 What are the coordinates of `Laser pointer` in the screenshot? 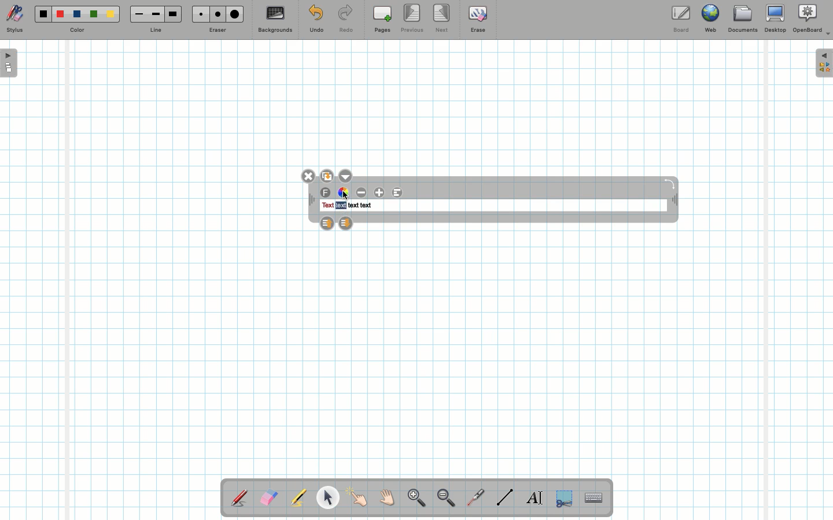 It's located at (473, 498).